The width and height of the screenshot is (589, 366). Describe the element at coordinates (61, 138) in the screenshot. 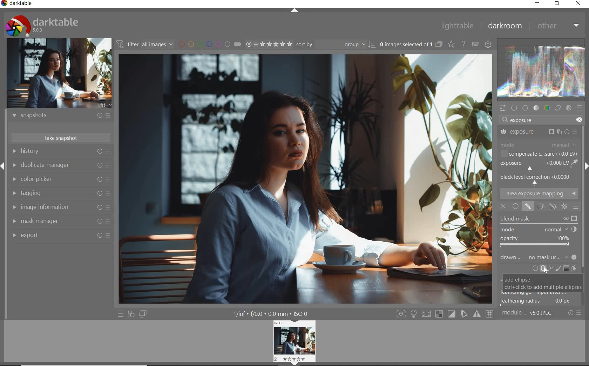

I see `take snapshot` at that location.